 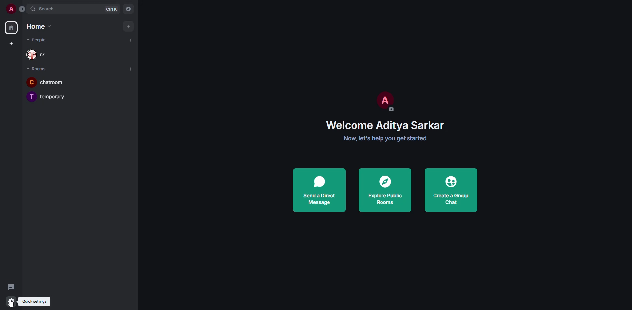 I want to click on rooms, so click(x=39, y=69).